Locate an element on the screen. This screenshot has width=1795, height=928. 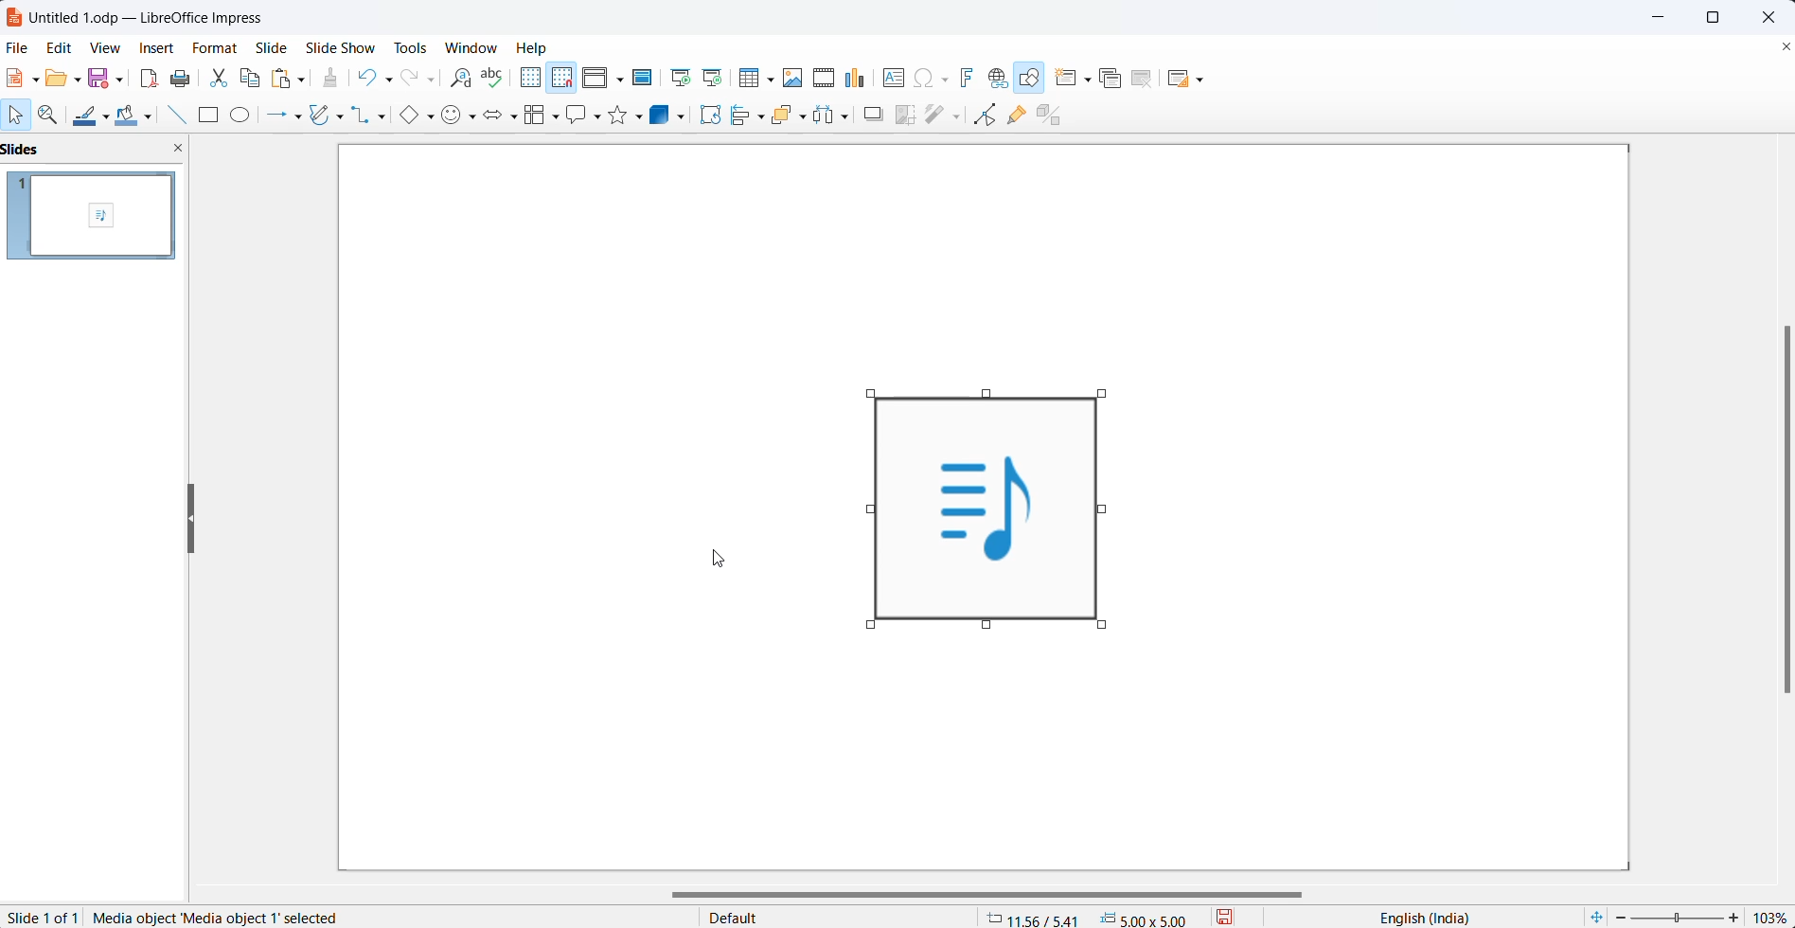
filter is located at coordinates (944, 117).